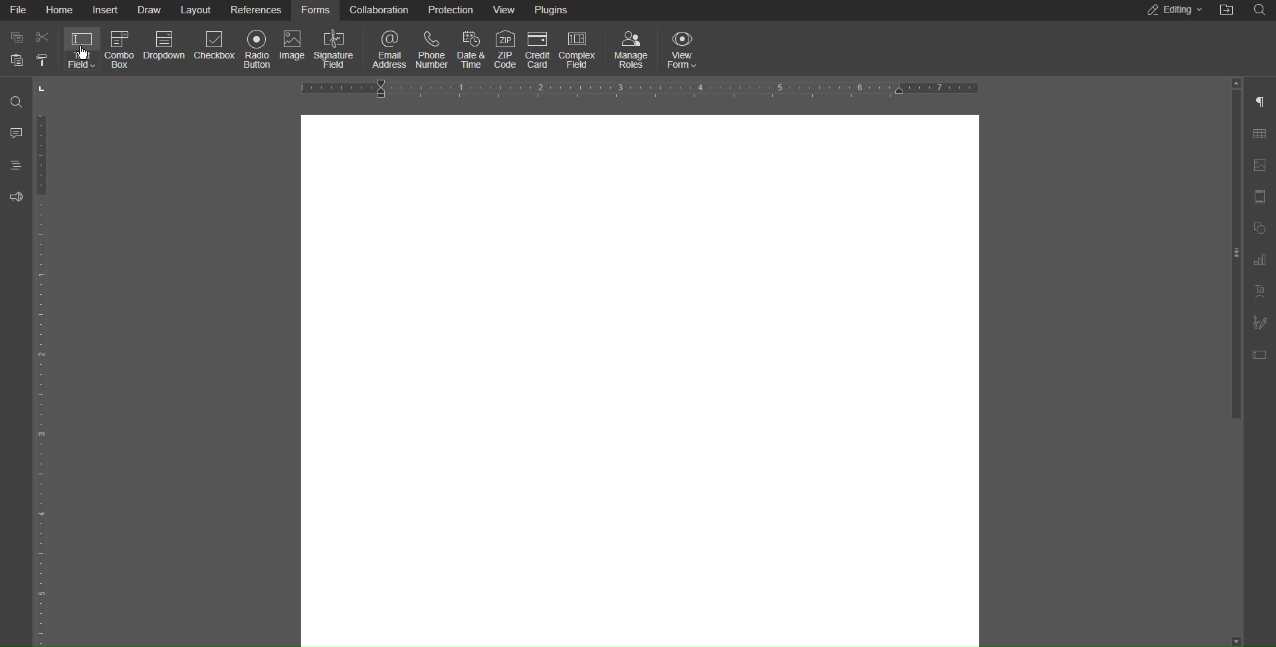 This screenshot has height=647, width=1276. I want to click on Search, so click(15, 97).